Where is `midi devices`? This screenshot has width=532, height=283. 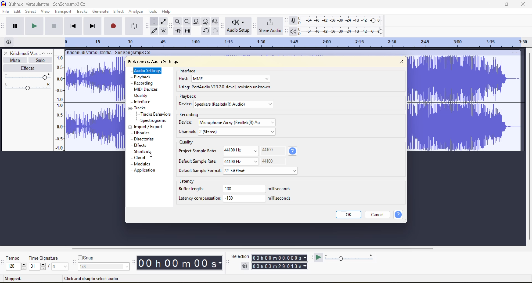 midi devices is located at coordinates (147, 89).